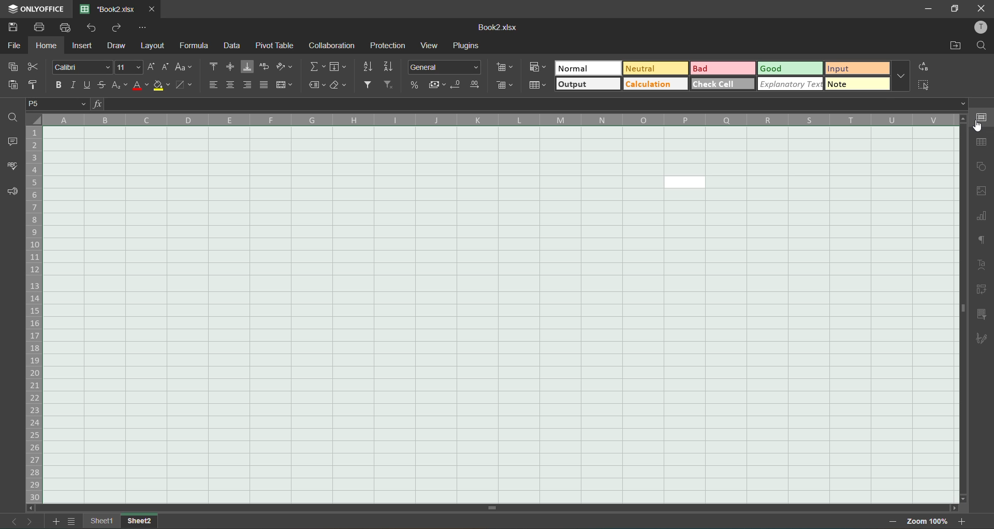  I want to click on profile, so click(979, 27).